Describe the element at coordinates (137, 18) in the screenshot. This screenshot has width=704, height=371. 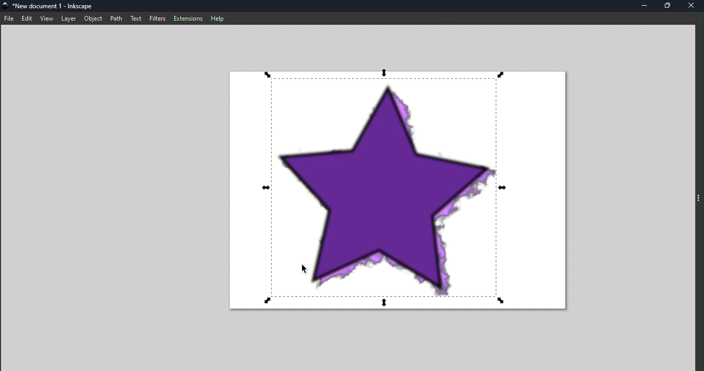
I see `Text` at that location.